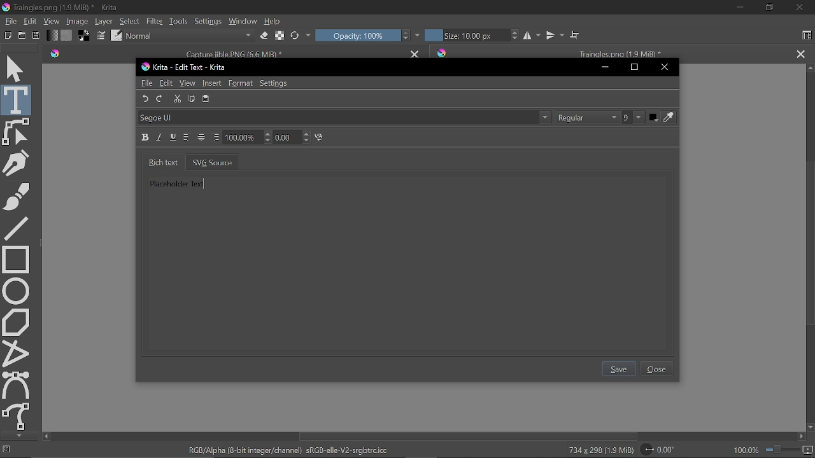 The width and height of the screenshot is (815, 458). What do you see at coordinates (52, 36) in the screenshot?
I see `Fill gradient` at bounding box center [52, 36].